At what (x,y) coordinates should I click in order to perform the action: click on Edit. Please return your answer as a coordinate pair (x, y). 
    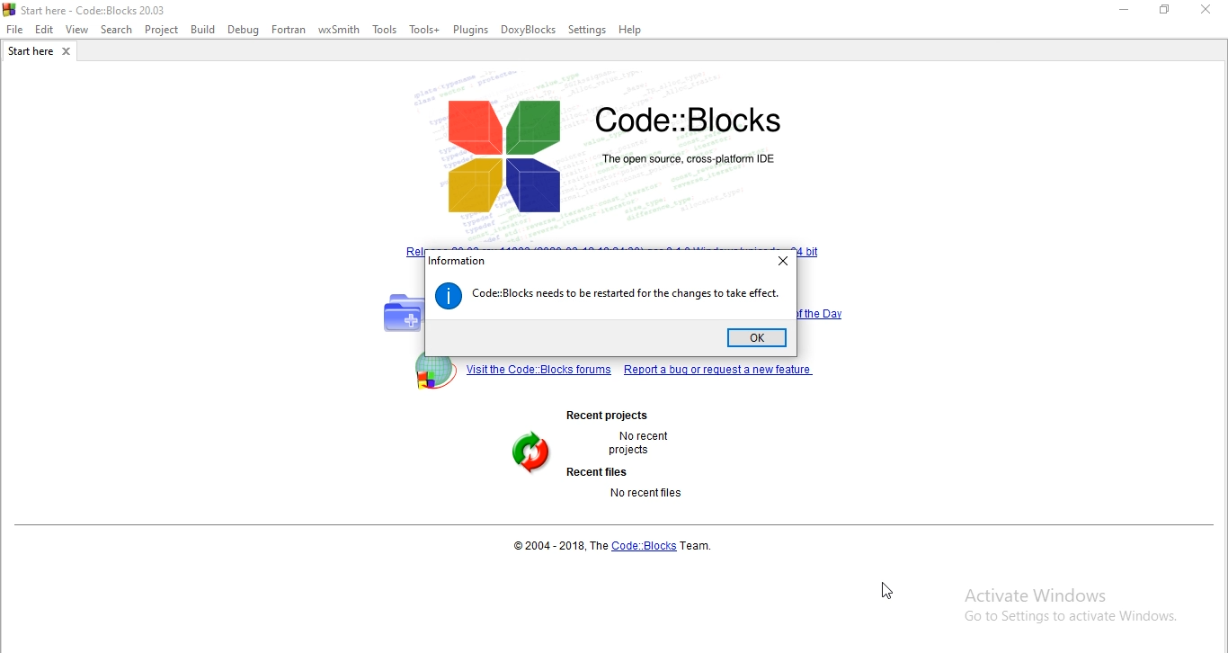
    Looking at the image, I should click on (44, 30).